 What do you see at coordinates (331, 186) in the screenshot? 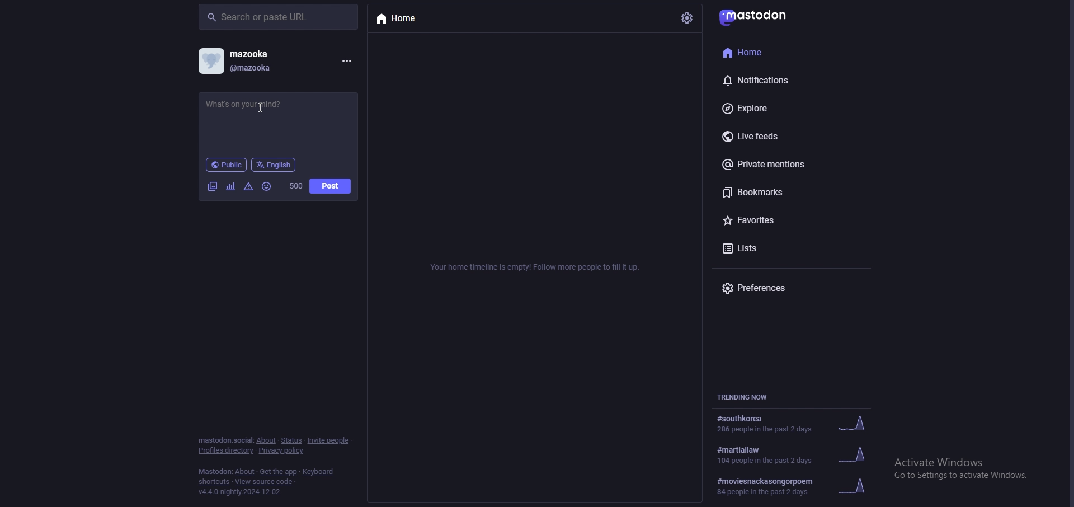
I see `post` at bounding box center [331, 186].